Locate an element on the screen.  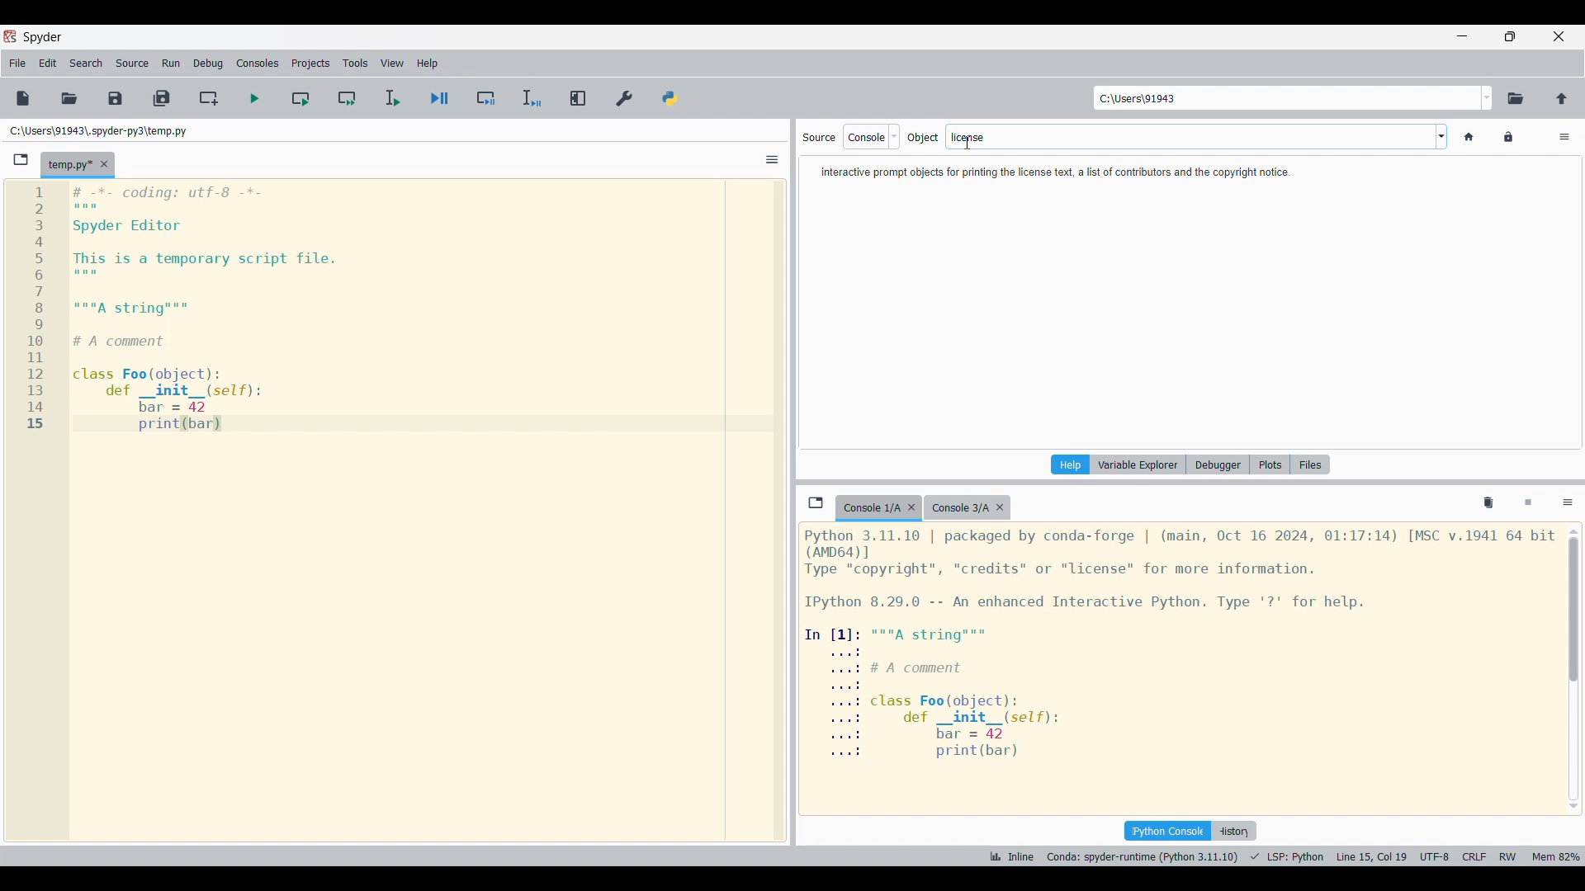
Close tab is located at coordinates (911, 507).